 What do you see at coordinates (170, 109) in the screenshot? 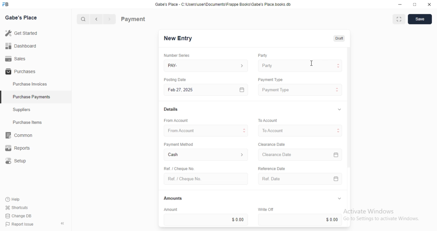
I see `Details` at bounding box center [170, 109].